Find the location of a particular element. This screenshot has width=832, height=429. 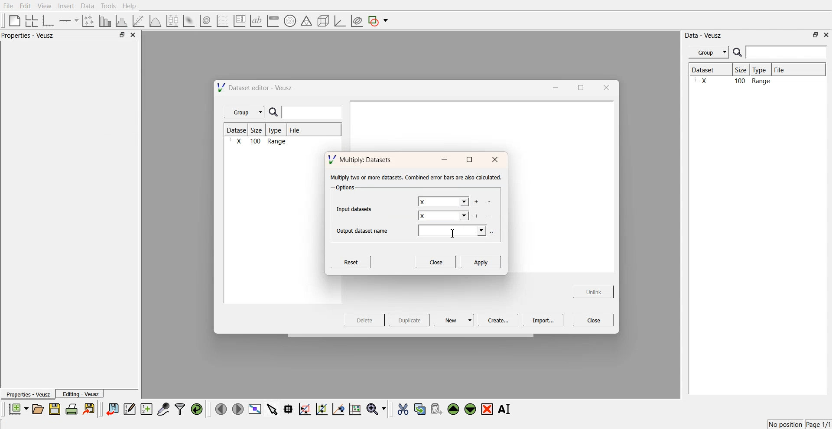

plot bar chart is located at coordinates (105, 21).